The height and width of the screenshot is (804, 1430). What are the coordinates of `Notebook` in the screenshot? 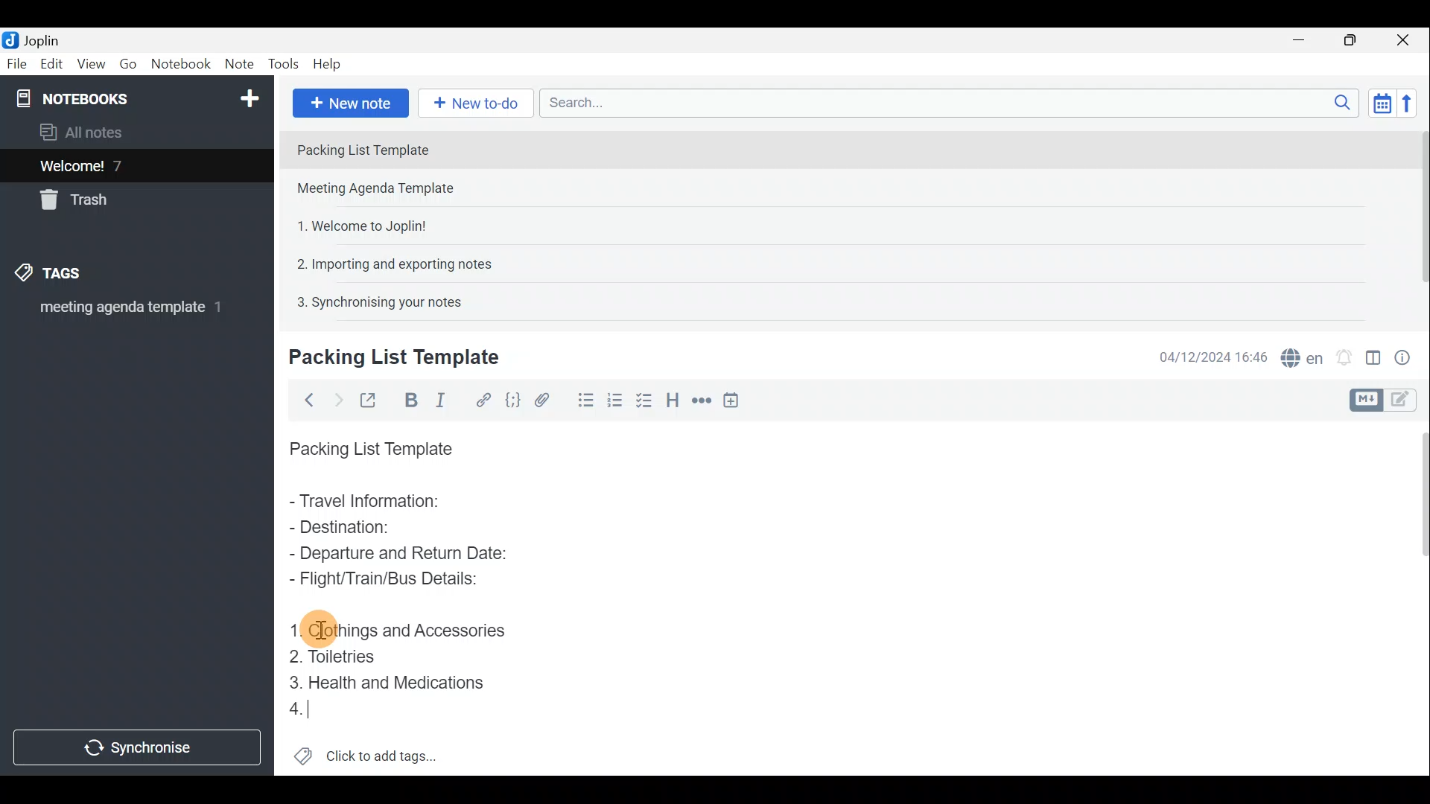 It's located at (180, 66).